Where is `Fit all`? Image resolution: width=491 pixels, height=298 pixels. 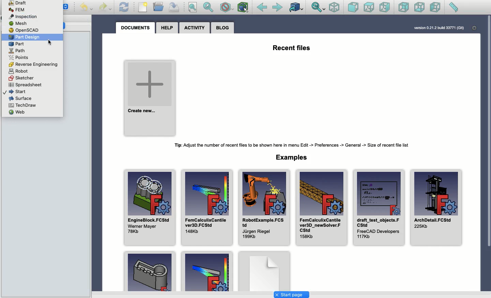
Fit all is located at coordinates (192, 8).